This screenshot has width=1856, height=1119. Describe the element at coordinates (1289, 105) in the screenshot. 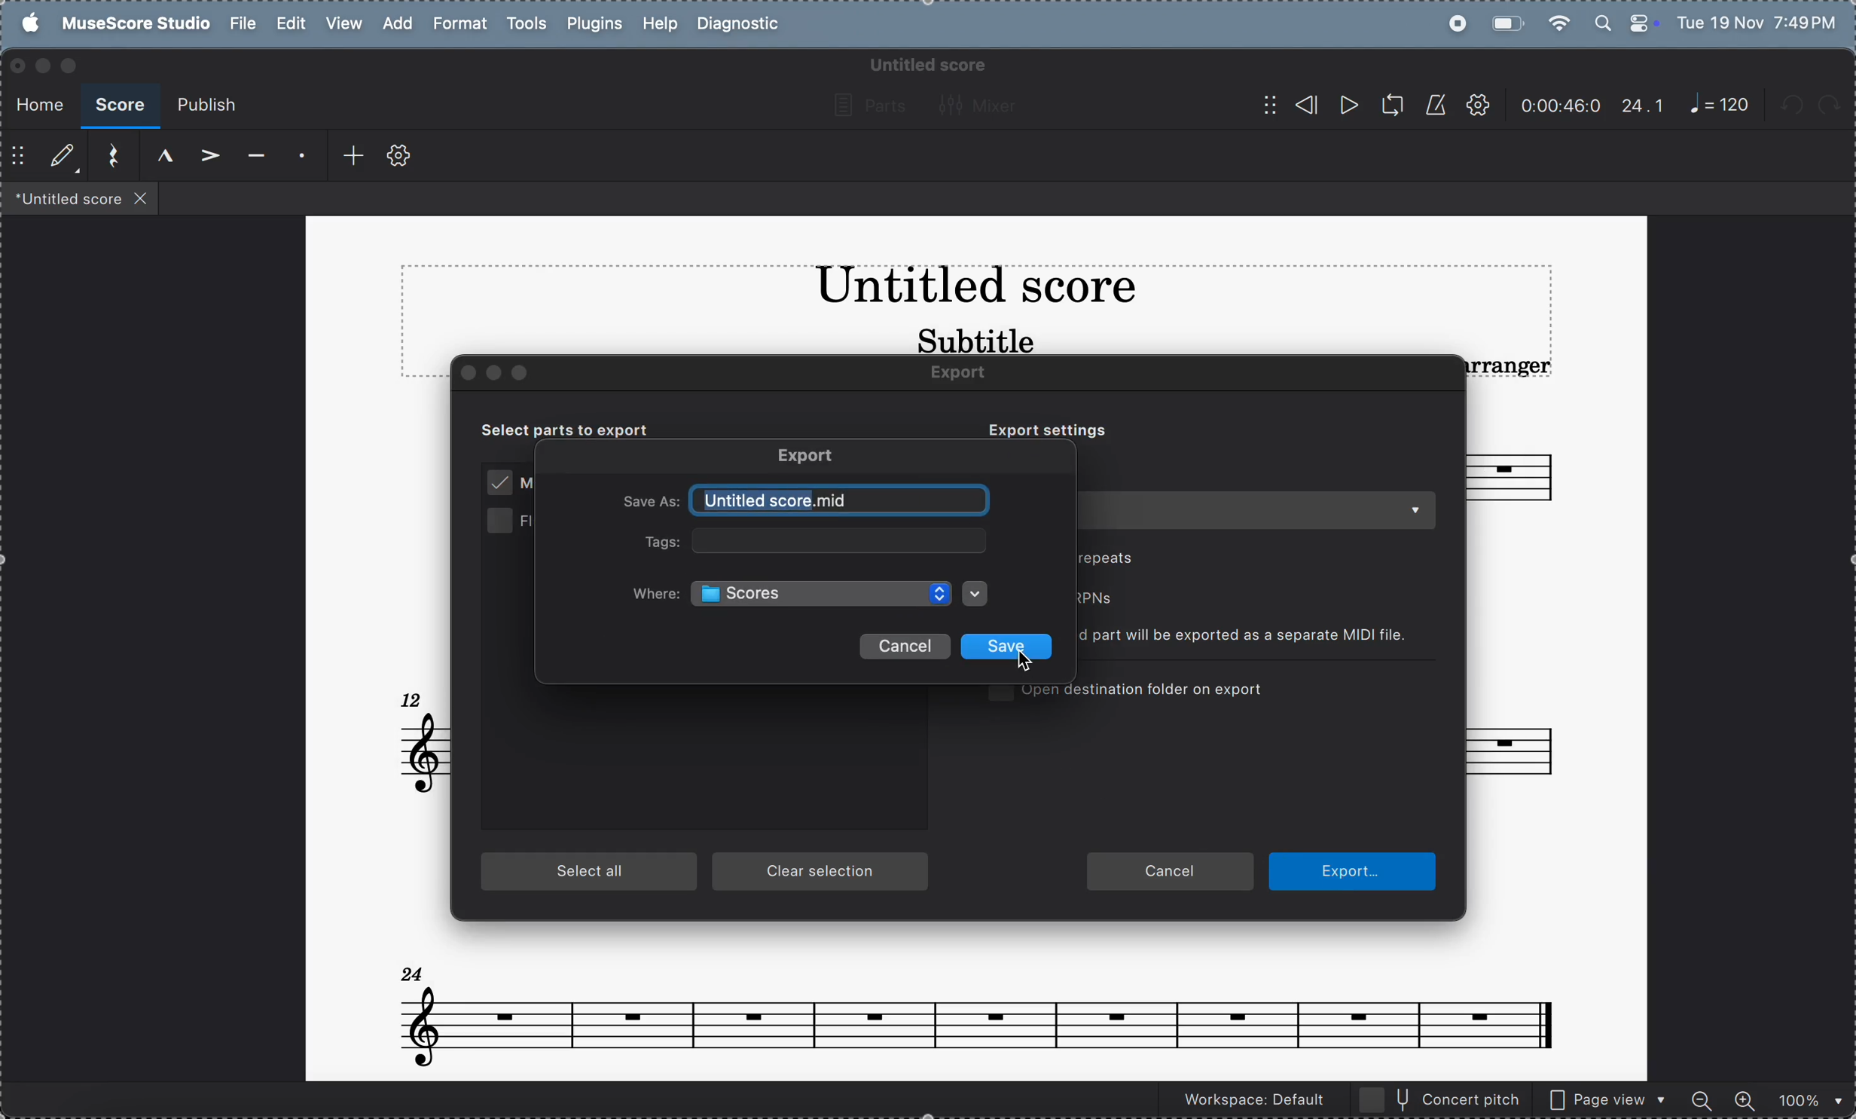

I see `rewind` at that location.